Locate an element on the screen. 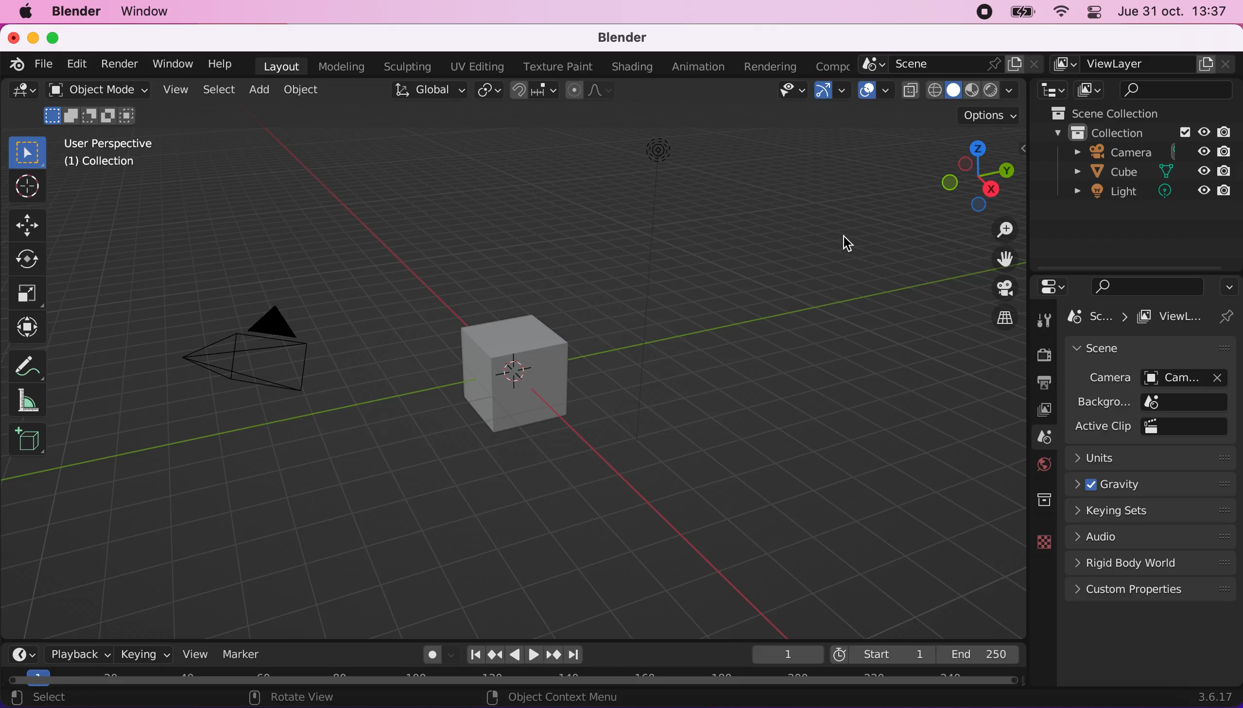 The width and height of the screenshot is (1243, 708). keying is located at coordinates (143, 654).